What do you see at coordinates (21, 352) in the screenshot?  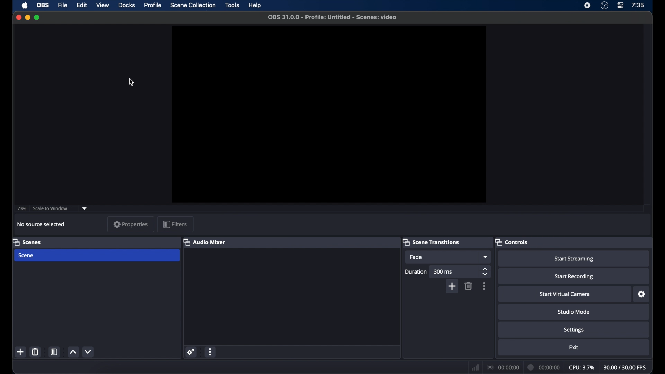 I see `add scene` at bounding box center [21, 352].